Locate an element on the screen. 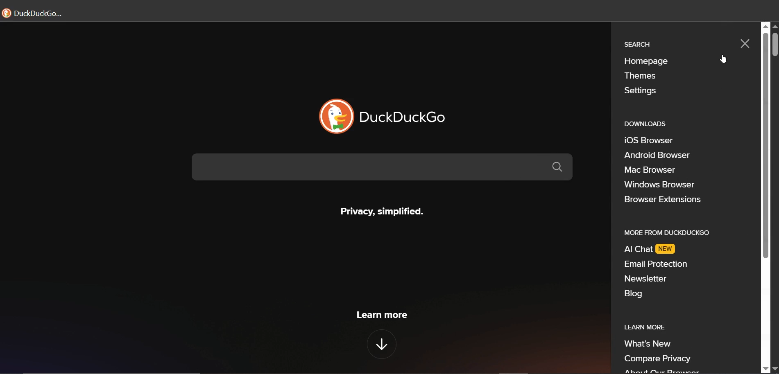 The width and height of the screenshot is (779, 374). duckduckgo is located at coordinates (407, 116).